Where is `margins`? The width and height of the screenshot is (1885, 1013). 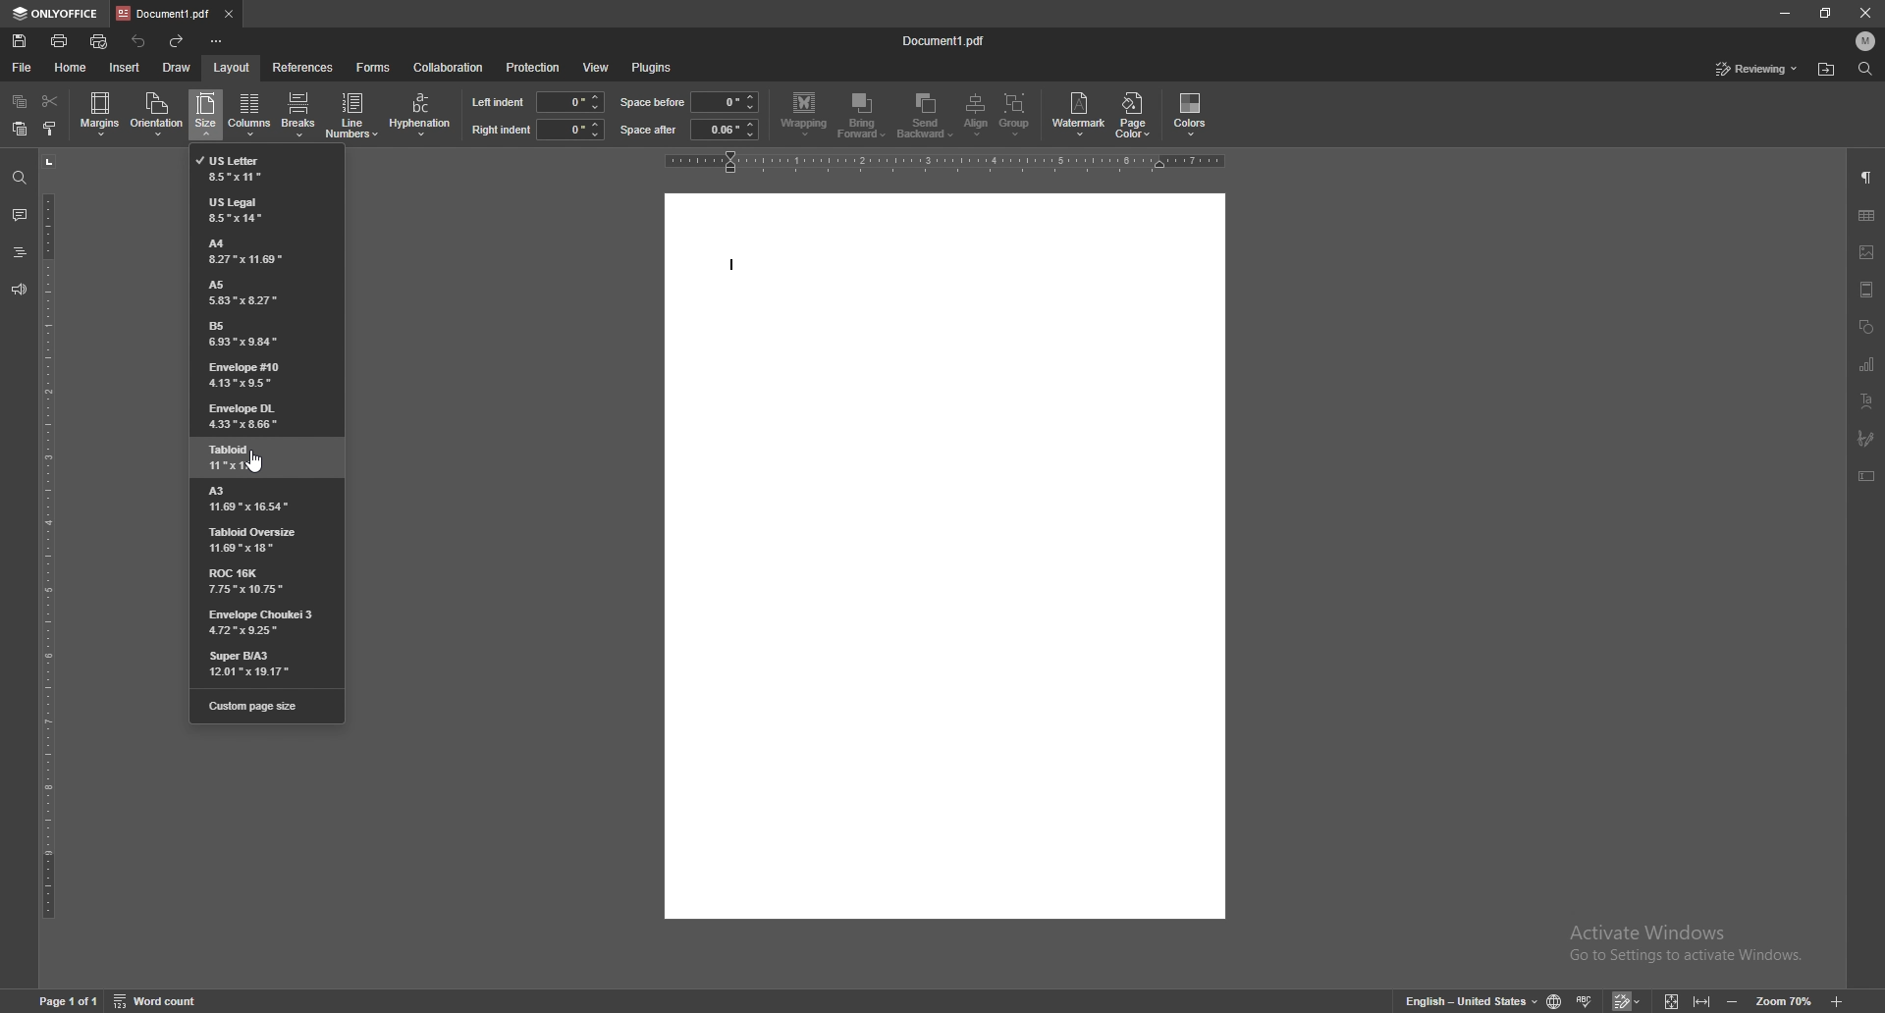 margins is located at coordinates (101, 113).